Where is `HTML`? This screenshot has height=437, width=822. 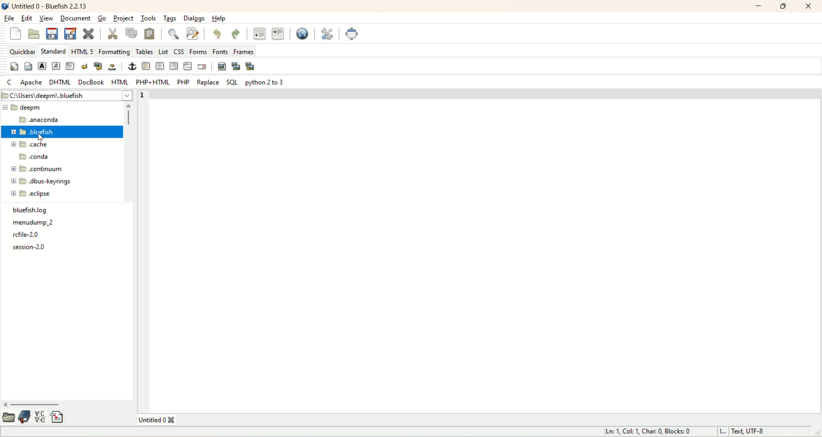 HTML is located at coordinates (120, 82).